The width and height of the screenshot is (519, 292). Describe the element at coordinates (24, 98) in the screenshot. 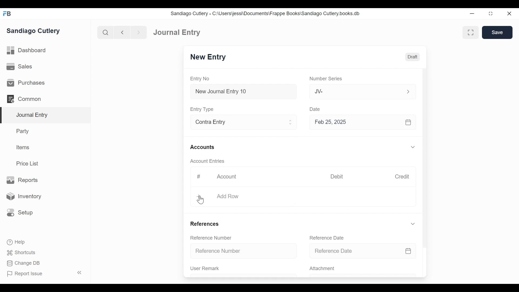

I see `Common` at that location.